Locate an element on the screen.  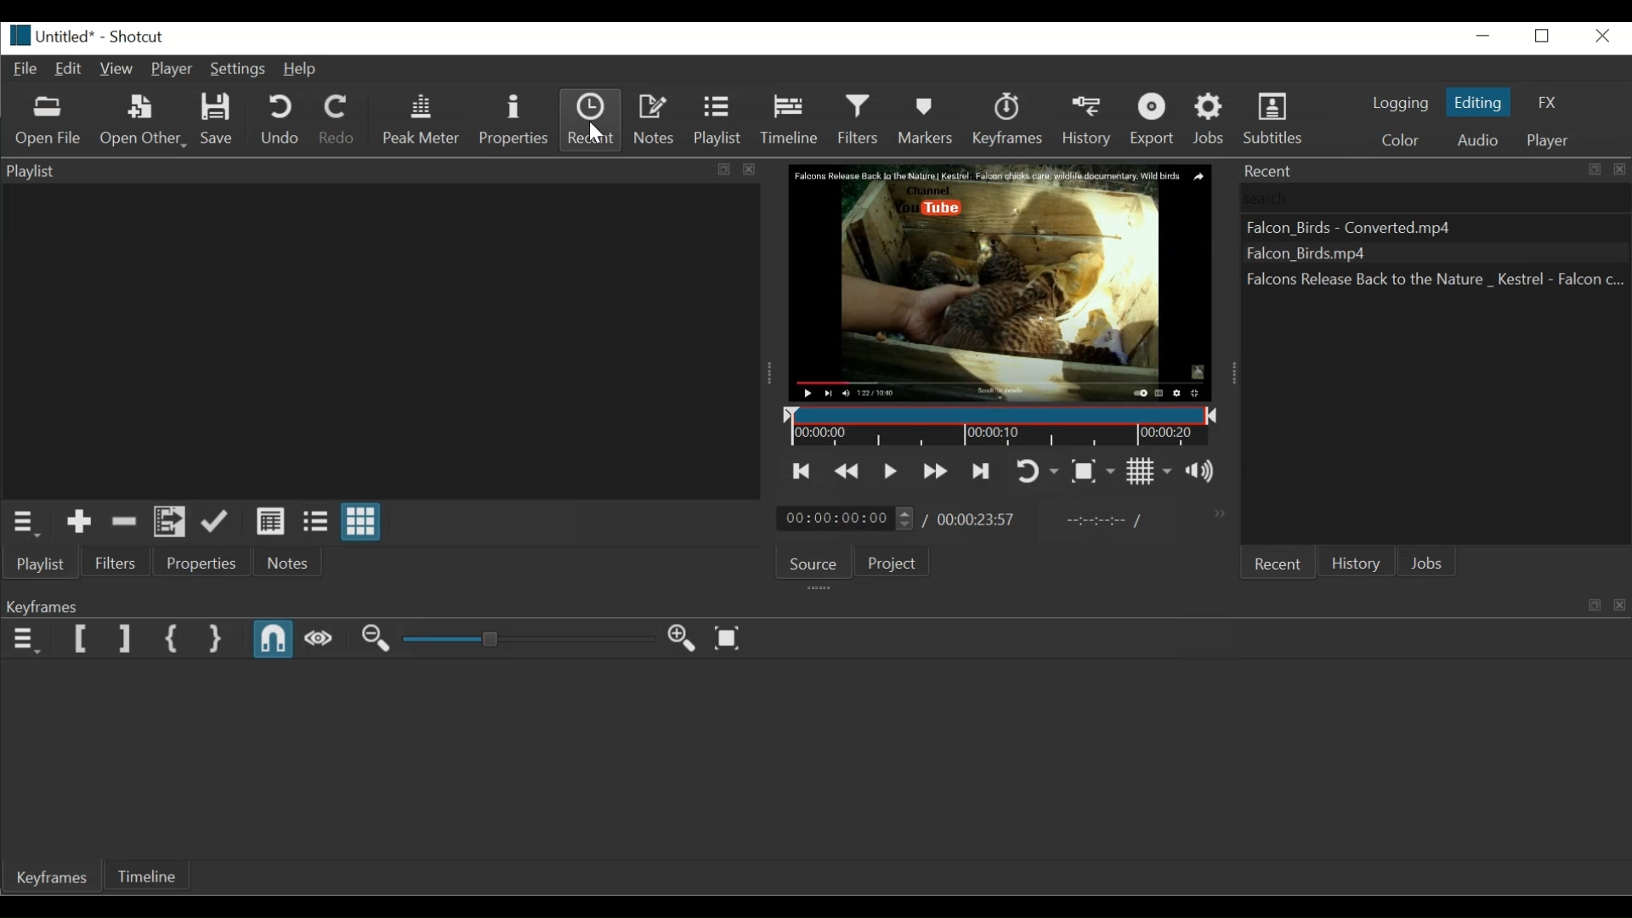
View as details is located at coordinates (269, 522).